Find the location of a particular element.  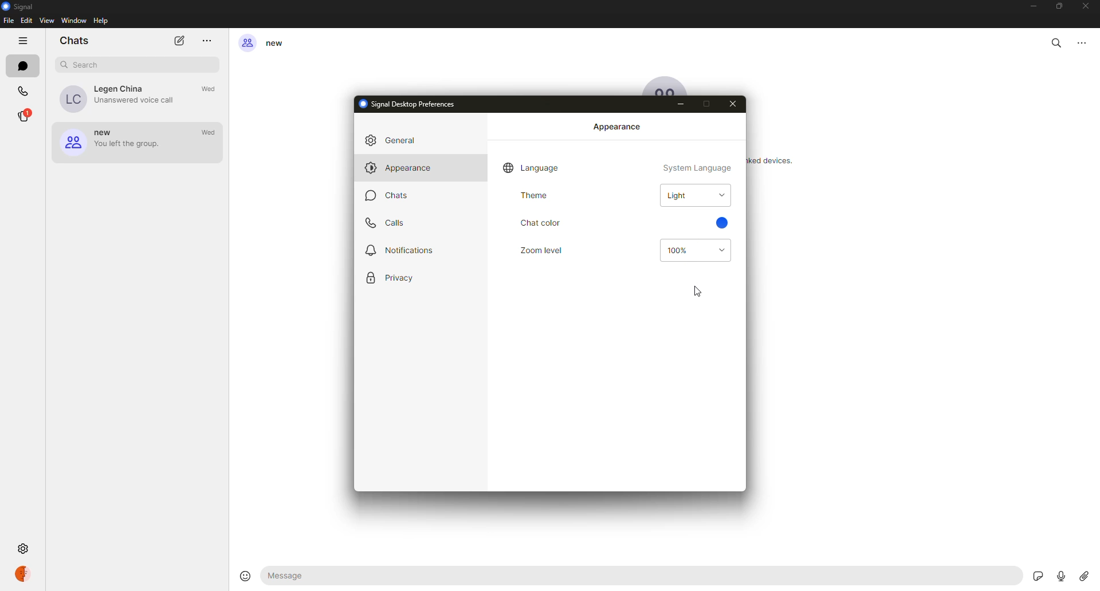

minimize is located at coordinates (683, 105).